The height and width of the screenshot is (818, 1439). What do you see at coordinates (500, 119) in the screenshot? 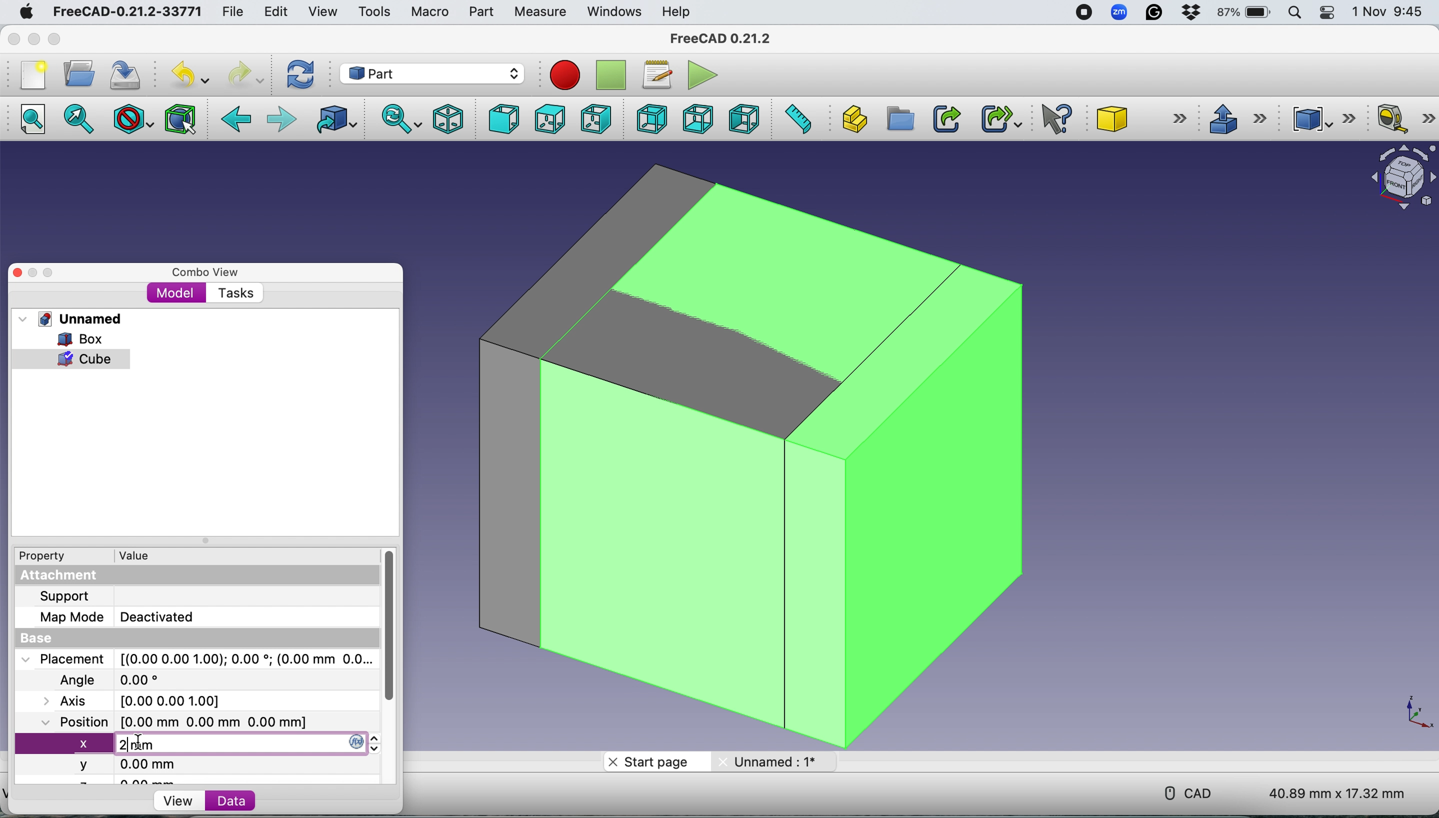
I see `Front` at bounding box center [500, 119].